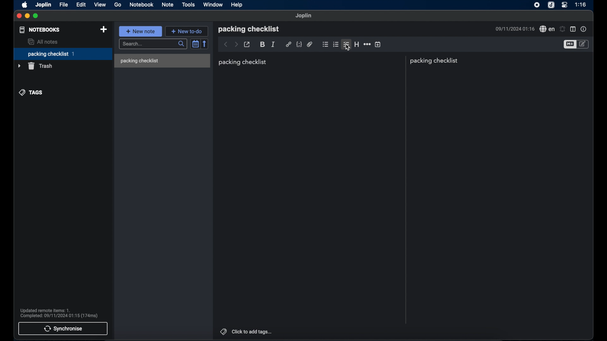 This screenshot has width=607, height=341. I want to click on packing checklist, so click(248, 29).